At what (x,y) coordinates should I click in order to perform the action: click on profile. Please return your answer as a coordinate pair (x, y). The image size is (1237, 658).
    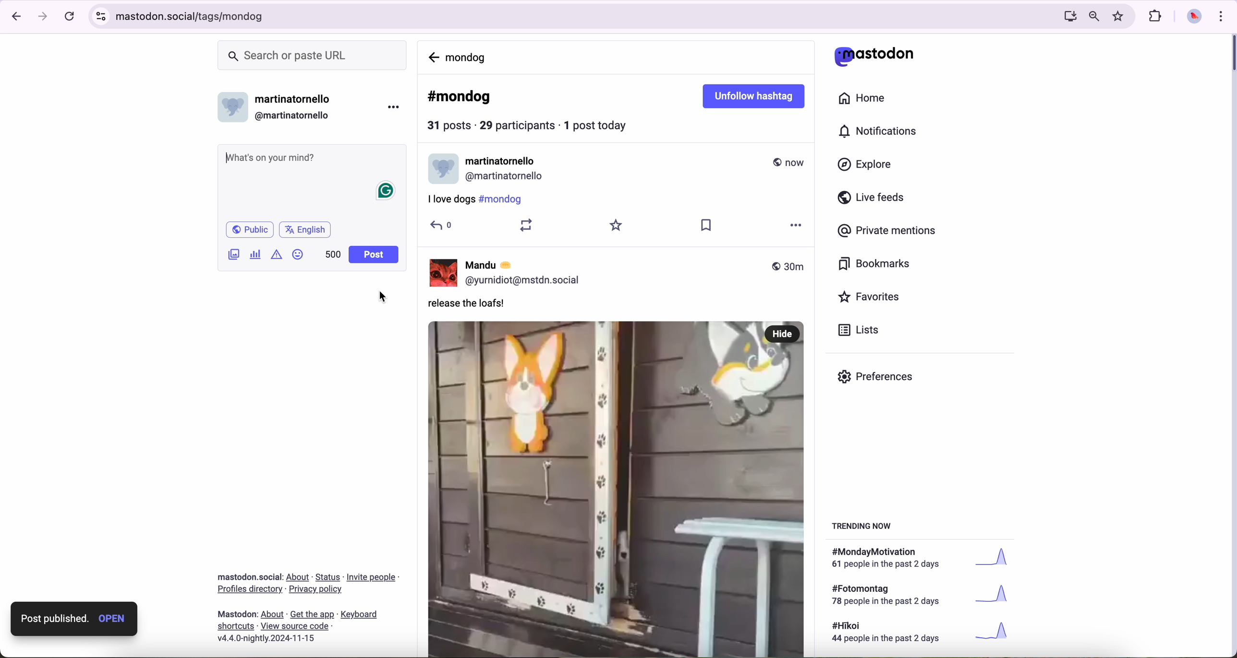
    Looking at the image, I should click on (233, 110).